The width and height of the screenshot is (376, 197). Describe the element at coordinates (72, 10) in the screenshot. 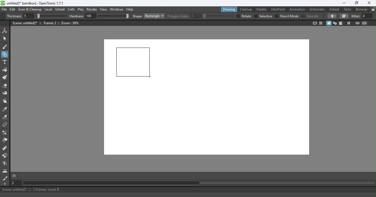

I see `Cells` at that location.